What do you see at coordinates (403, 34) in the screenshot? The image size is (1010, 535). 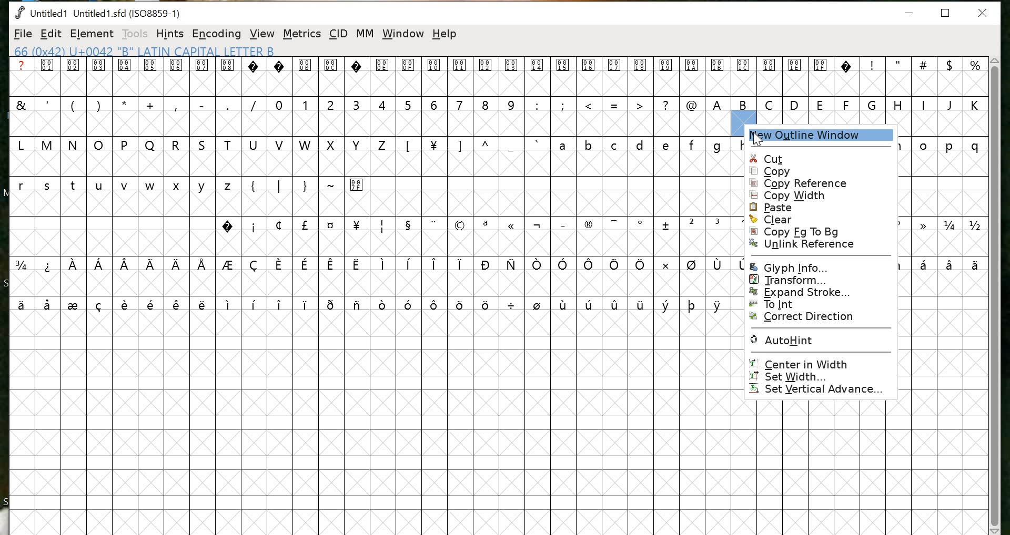 I see `window` at bounding box center [403, 34].